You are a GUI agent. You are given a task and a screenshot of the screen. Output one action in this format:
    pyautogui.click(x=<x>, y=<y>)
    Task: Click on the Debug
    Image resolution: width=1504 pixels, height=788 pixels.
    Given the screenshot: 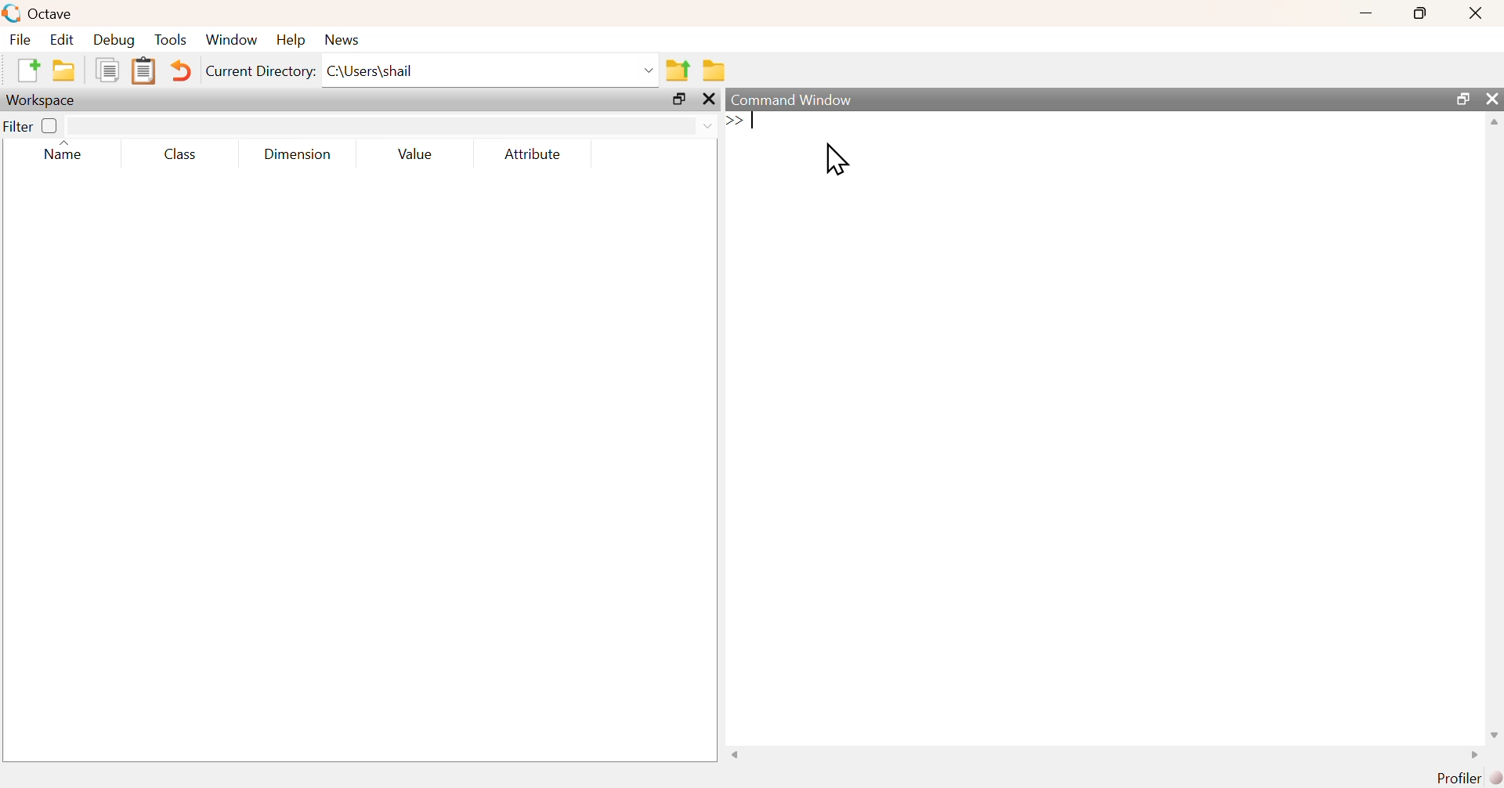 What is the action you would take?
    pyautogui.click(x=112, y=41)
    